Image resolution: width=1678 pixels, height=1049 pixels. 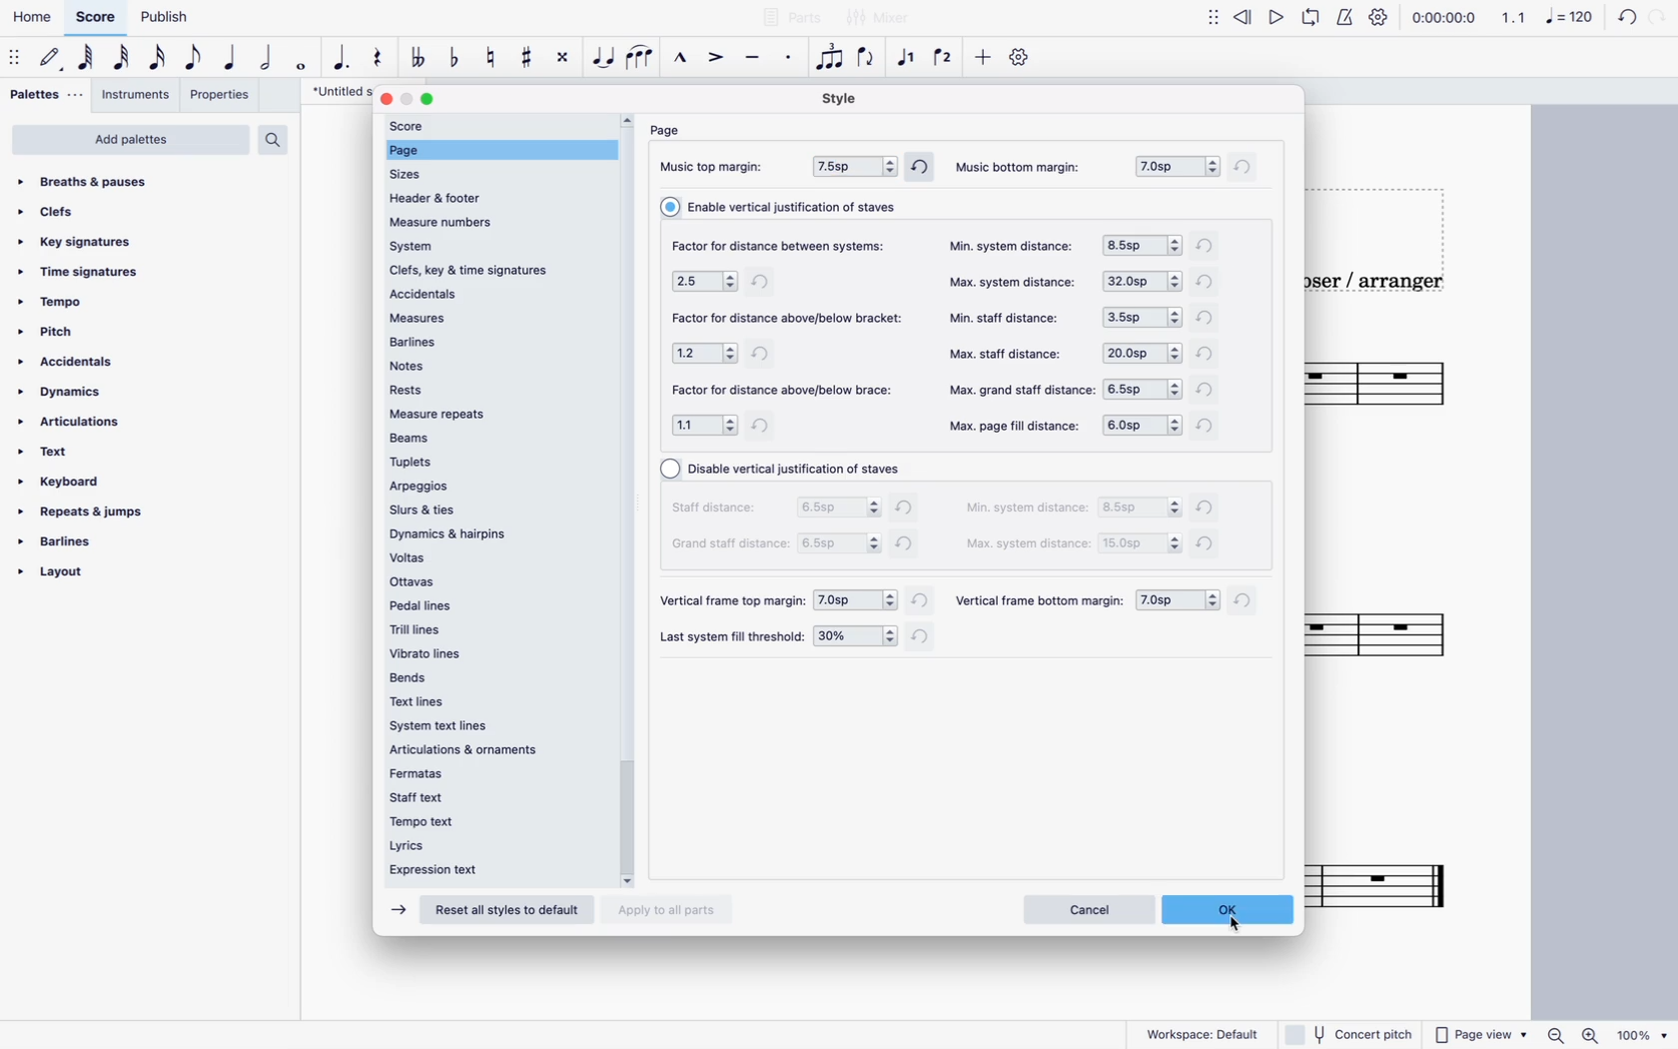 I want to click on music bottom margin, so click(x=1022, y=167).